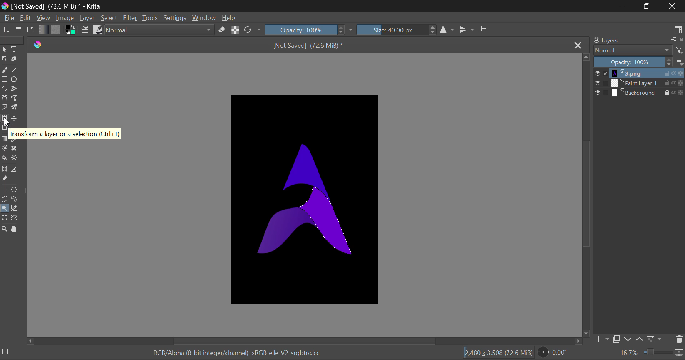 This screenshot has height=360, width=685. What do you see at coordinates (577, 47) in the screenshot?
I see `Close` at bounding box center [577, 47].